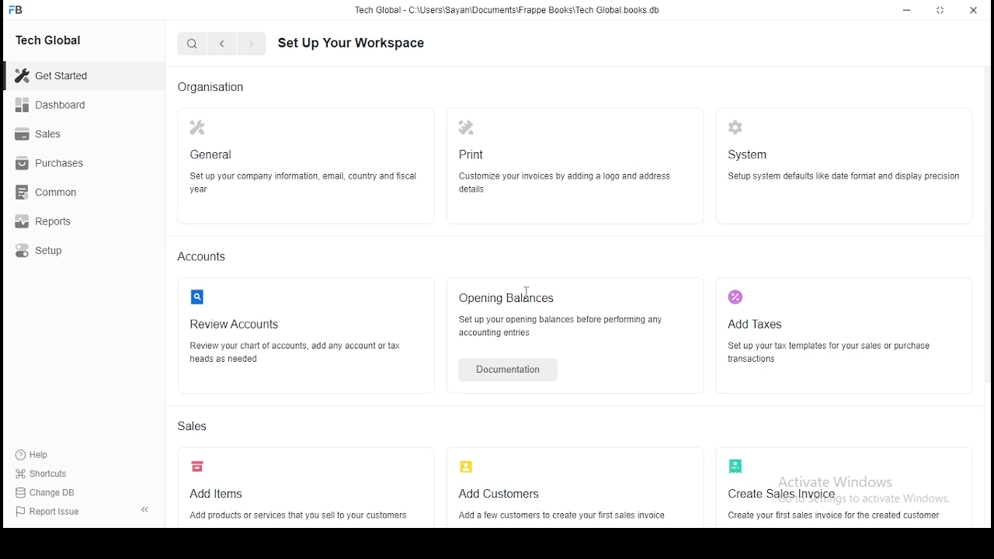  What do you see at coordinates (47, 476) in the screenshot?
I see `Shortcuts ` at bounding box center [47, 476].